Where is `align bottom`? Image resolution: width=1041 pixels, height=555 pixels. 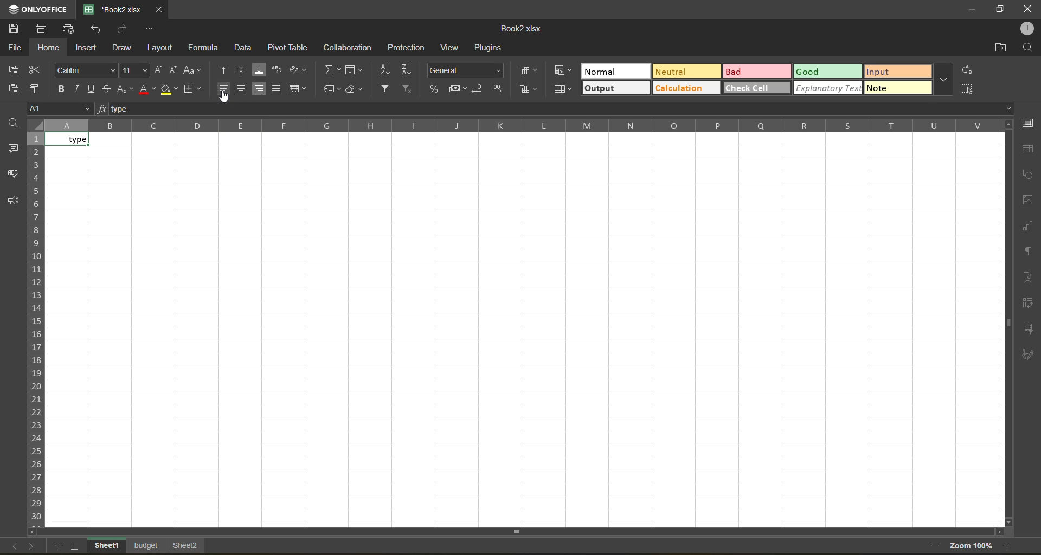
align bottom is located at coordinates (259, 70).